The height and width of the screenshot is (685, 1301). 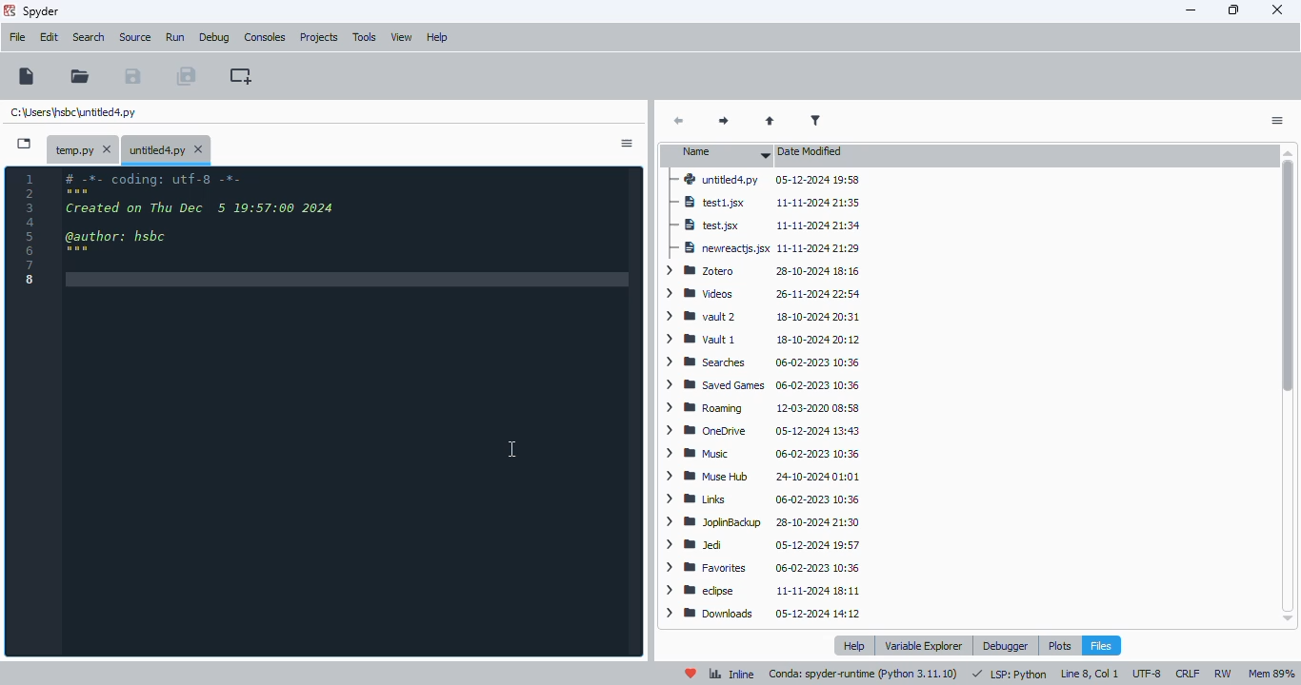 I want to click on inline, so click(x=731, y=675).